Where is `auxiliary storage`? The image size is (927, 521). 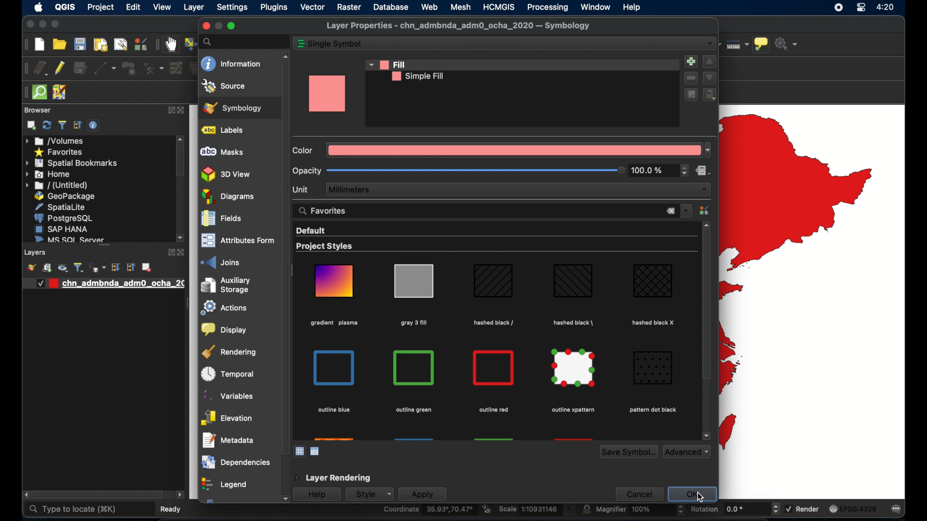 auxiliary storage is located at coordinates (225, 285).